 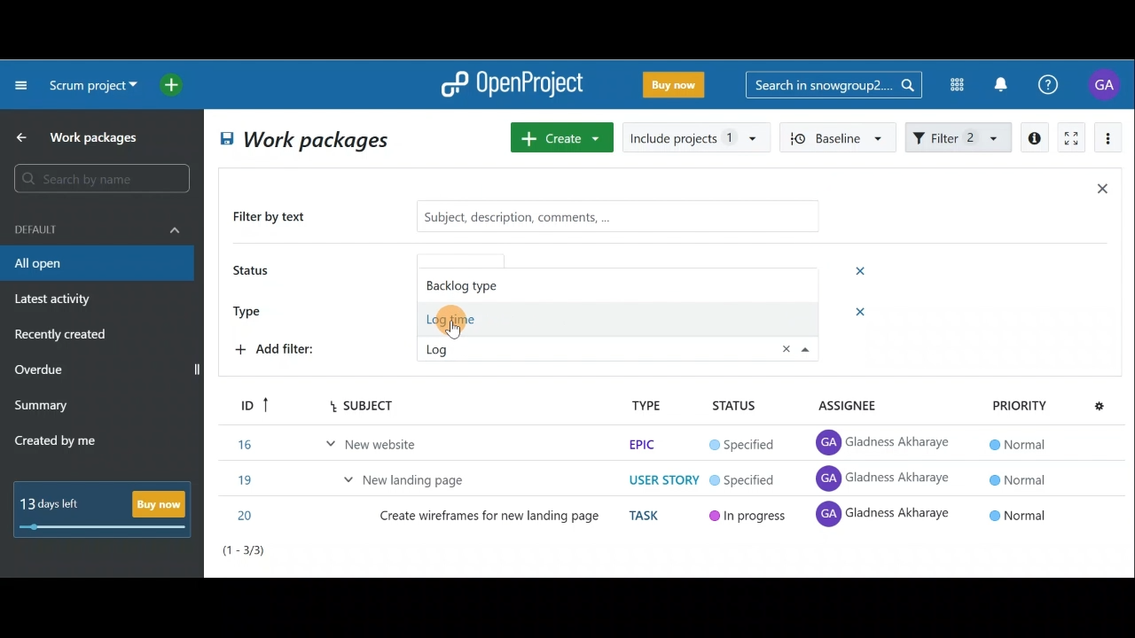 What do you see at coordinates (677, 88) in the screenshot?
I see `Buy now` at bounding box center [677, 88].